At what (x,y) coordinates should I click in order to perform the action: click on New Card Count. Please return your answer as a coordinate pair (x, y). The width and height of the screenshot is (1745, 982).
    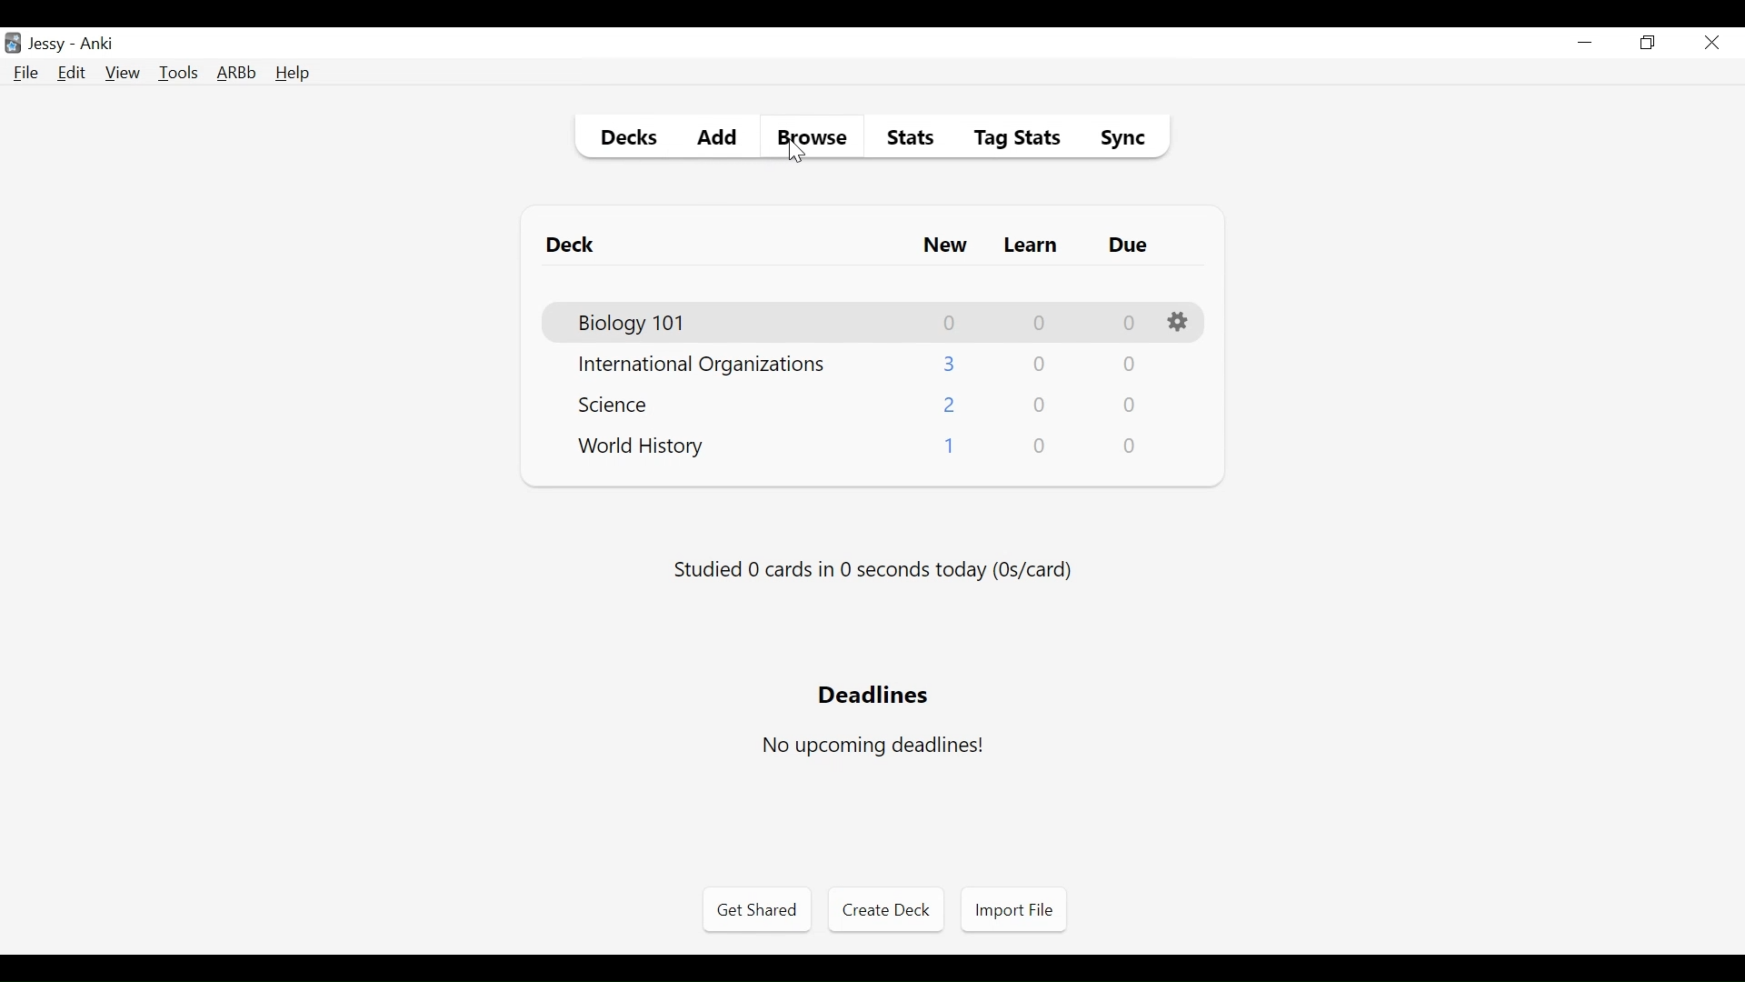
    Looking at the image, I should click on (951, 323).